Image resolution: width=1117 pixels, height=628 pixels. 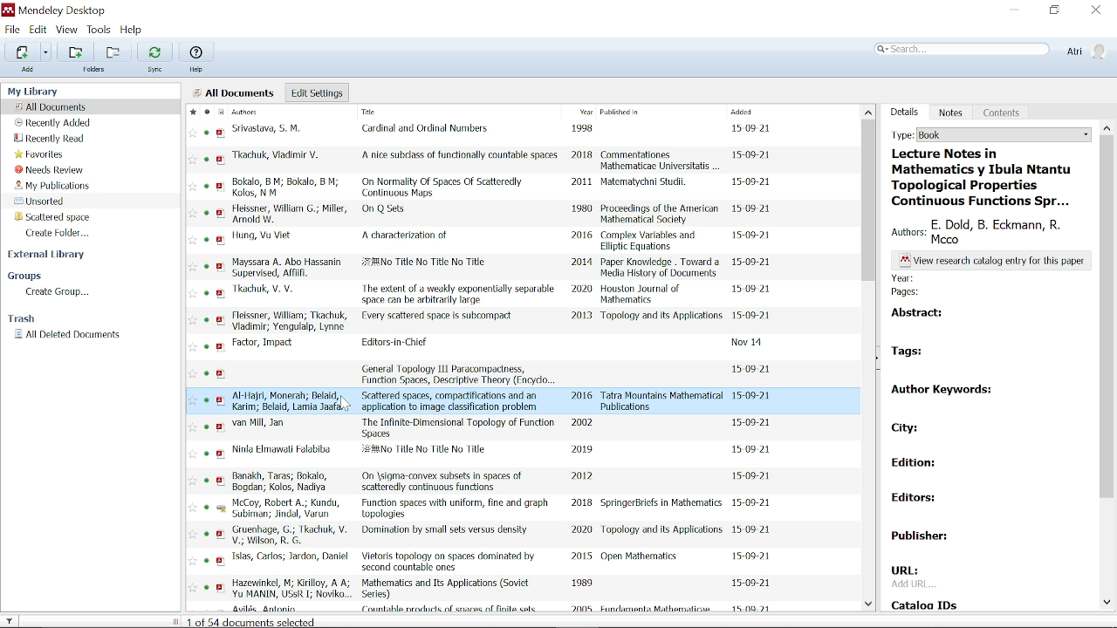 What do you see at coordinates (662, 529) in the screenshot?
I see `Topology and its Applications` at bounding box center [662, 529].